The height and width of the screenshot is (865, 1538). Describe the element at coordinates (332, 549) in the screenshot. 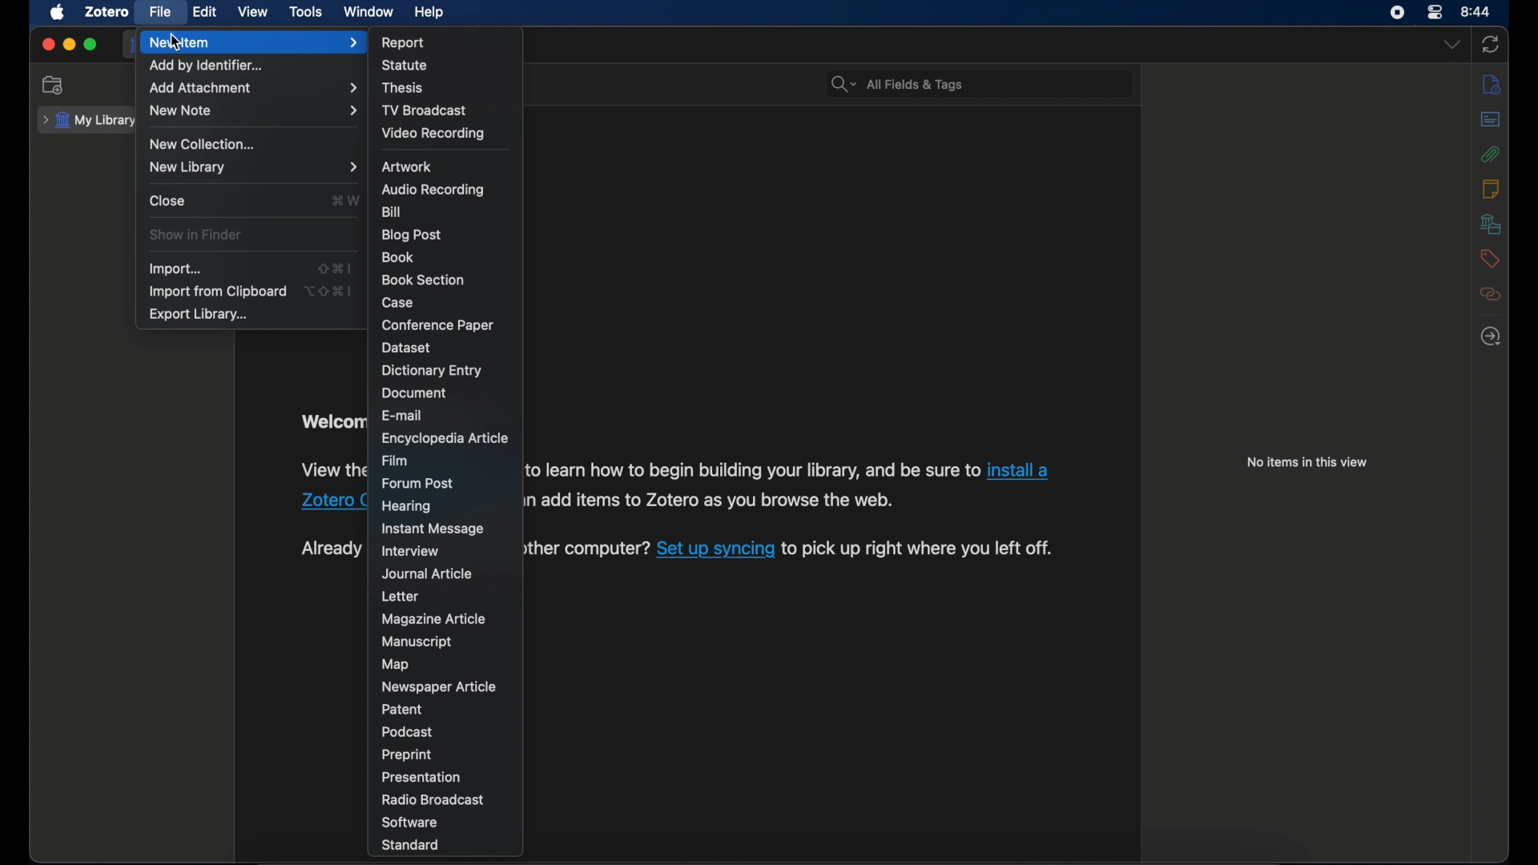

I see `text` at that location.